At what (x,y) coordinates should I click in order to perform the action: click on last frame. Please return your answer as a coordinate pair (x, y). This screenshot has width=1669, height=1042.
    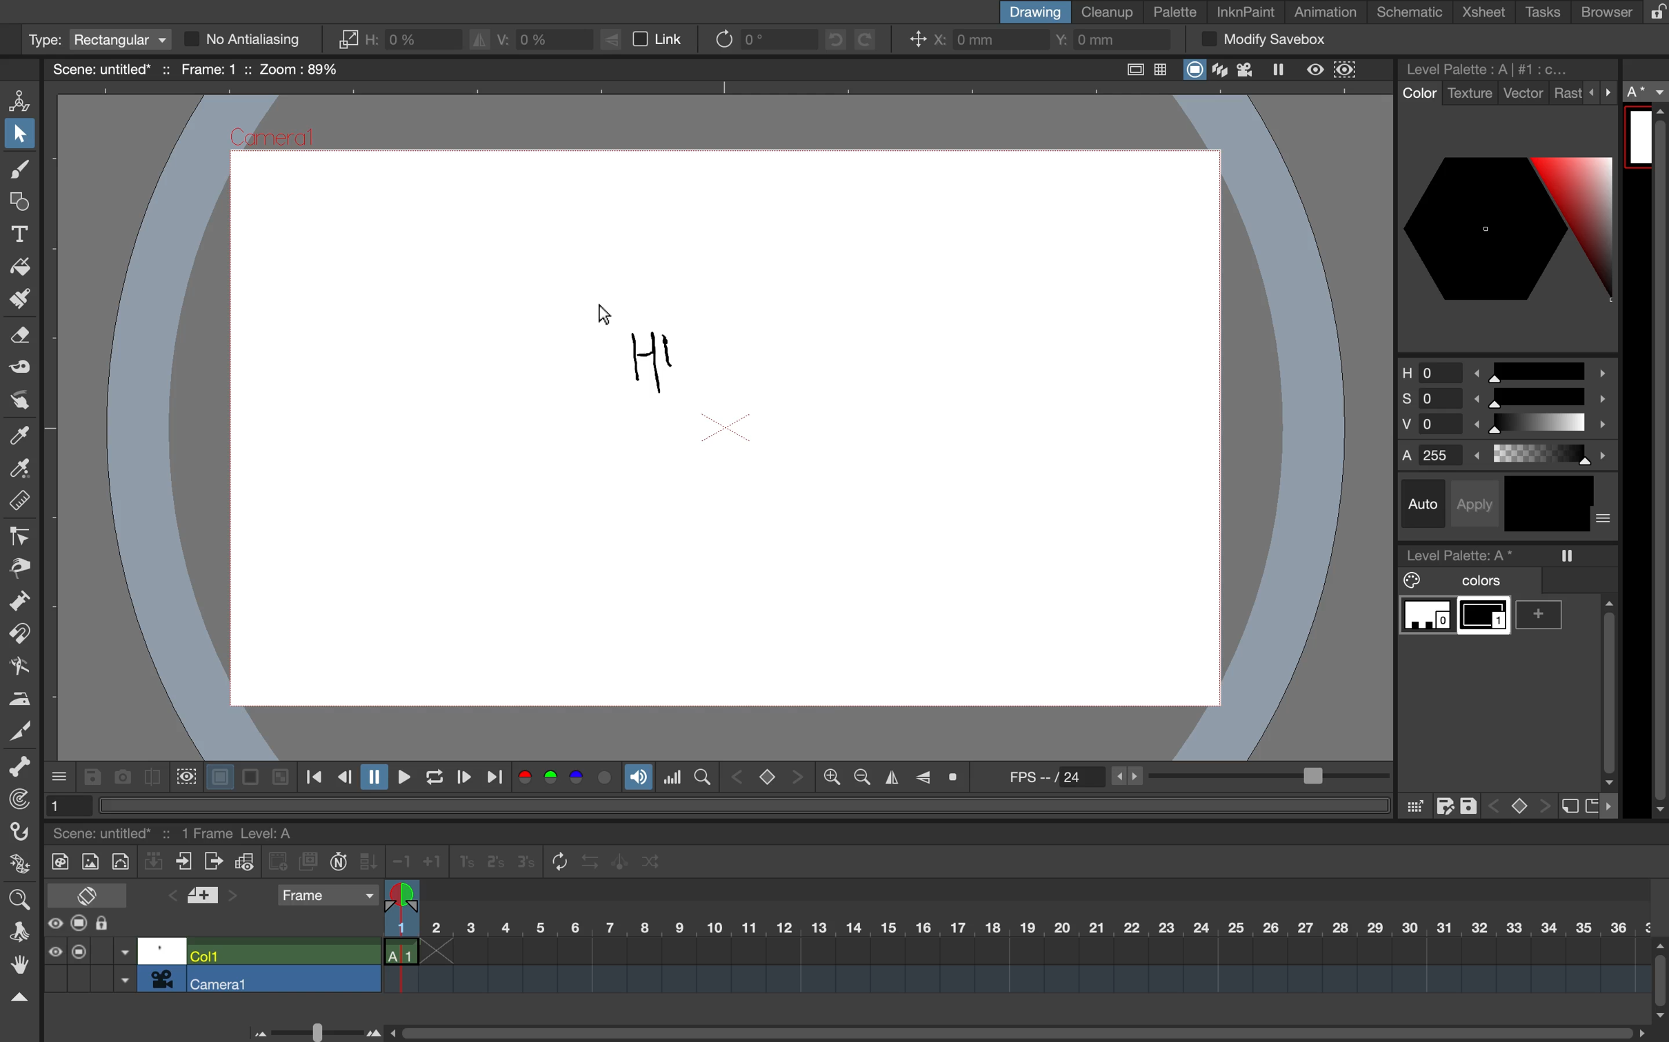
    Looking at the image, I should click on (497, 778).